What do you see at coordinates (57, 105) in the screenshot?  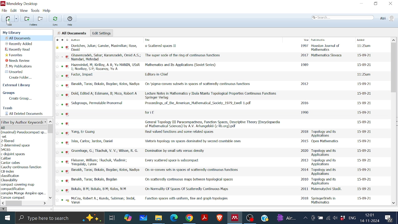 I see `favourite` at bounding box center [57, 105].